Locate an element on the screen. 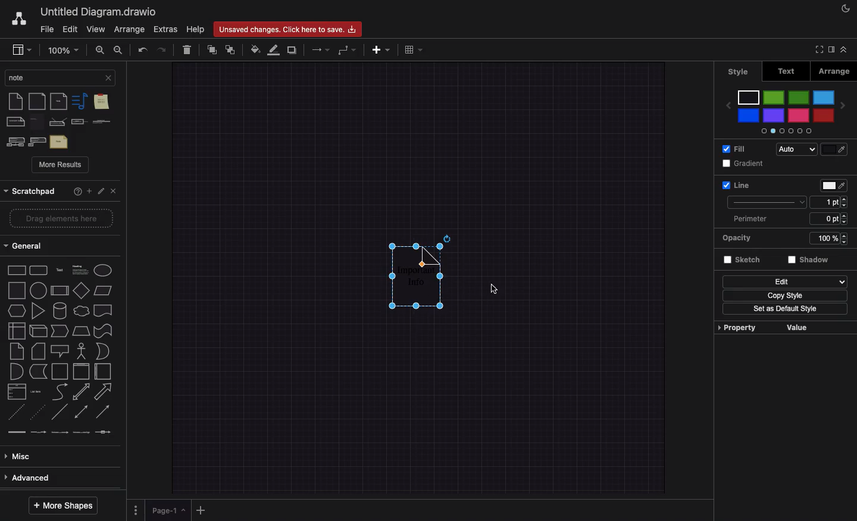  sticky note is located at coordinates (101, 103).